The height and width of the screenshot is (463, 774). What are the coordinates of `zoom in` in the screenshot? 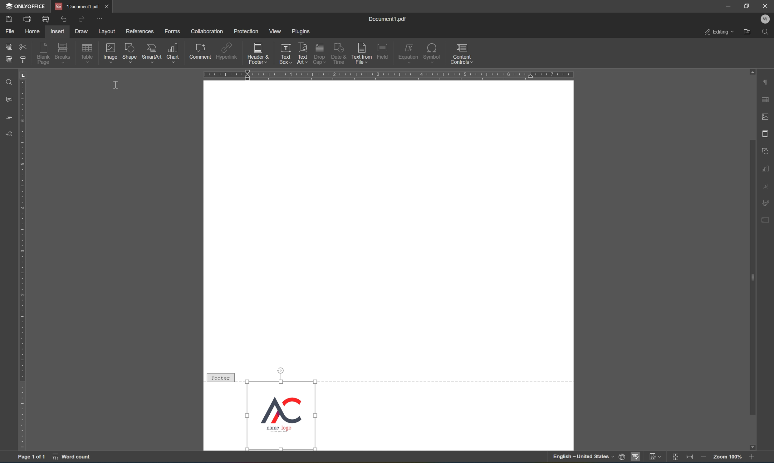 It's located at (753, 457).